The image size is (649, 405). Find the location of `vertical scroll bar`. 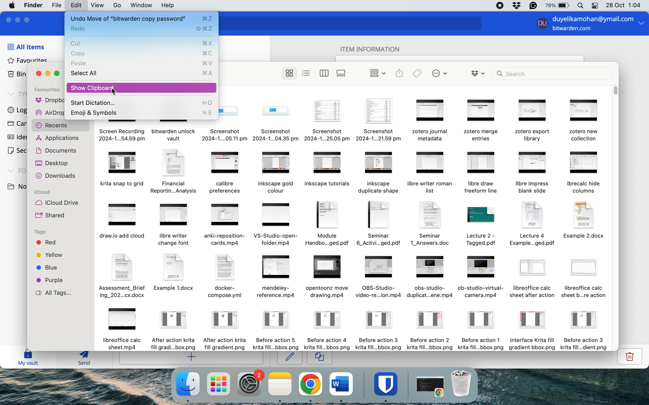

vertical scroll bar is located at coordinates (615, 91).